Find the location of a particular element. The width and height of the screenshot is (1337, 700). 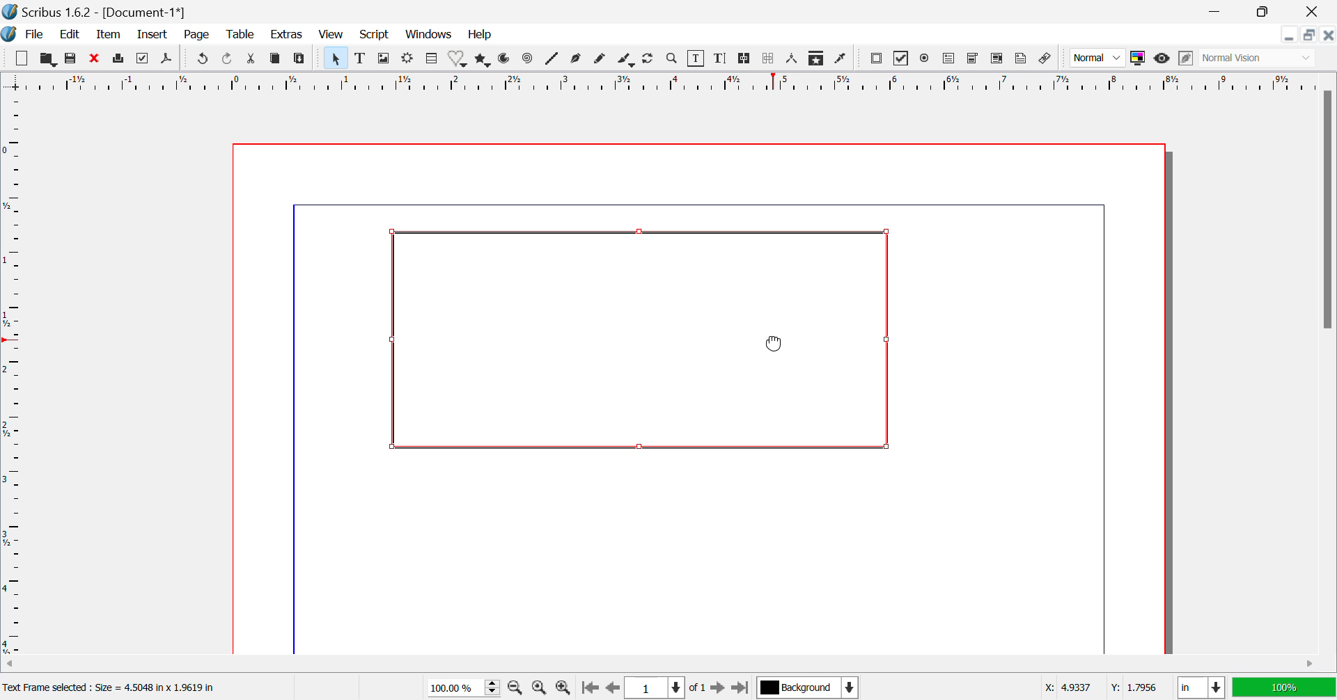

Table is located at coordinates (241, 36).